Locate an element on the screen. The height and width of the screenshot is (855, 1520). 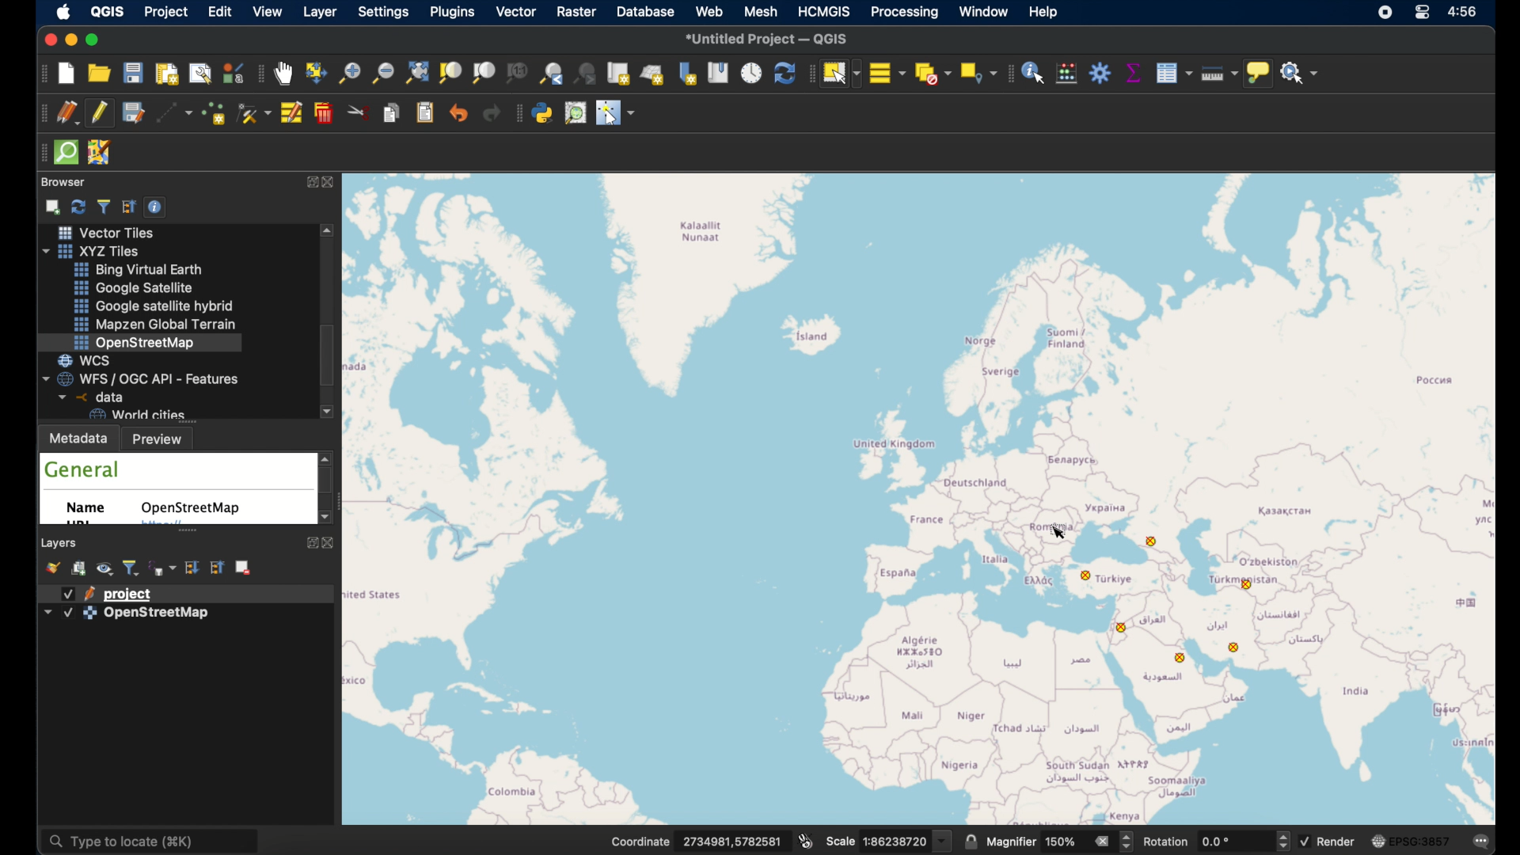
help is located at coordinates (1043, 12).